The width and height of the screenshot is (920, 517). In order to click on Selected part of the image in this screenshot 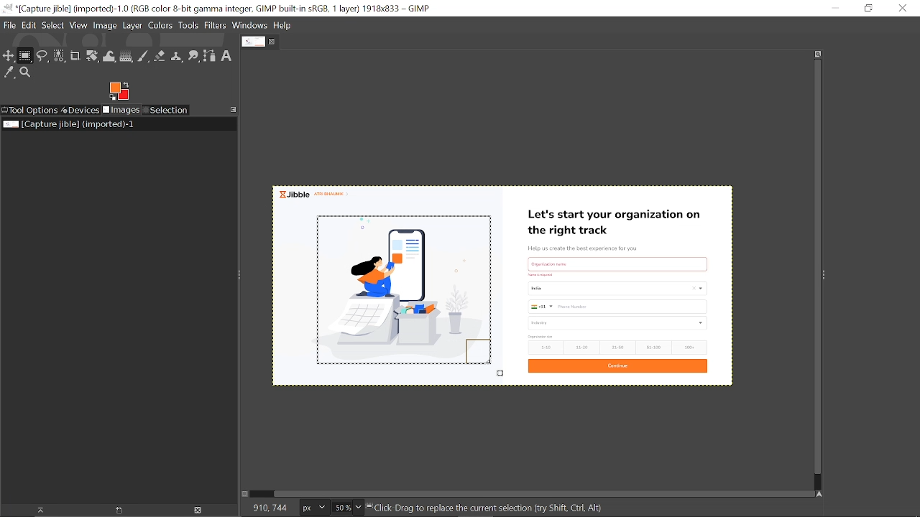, I will do `click(397, 294)`.